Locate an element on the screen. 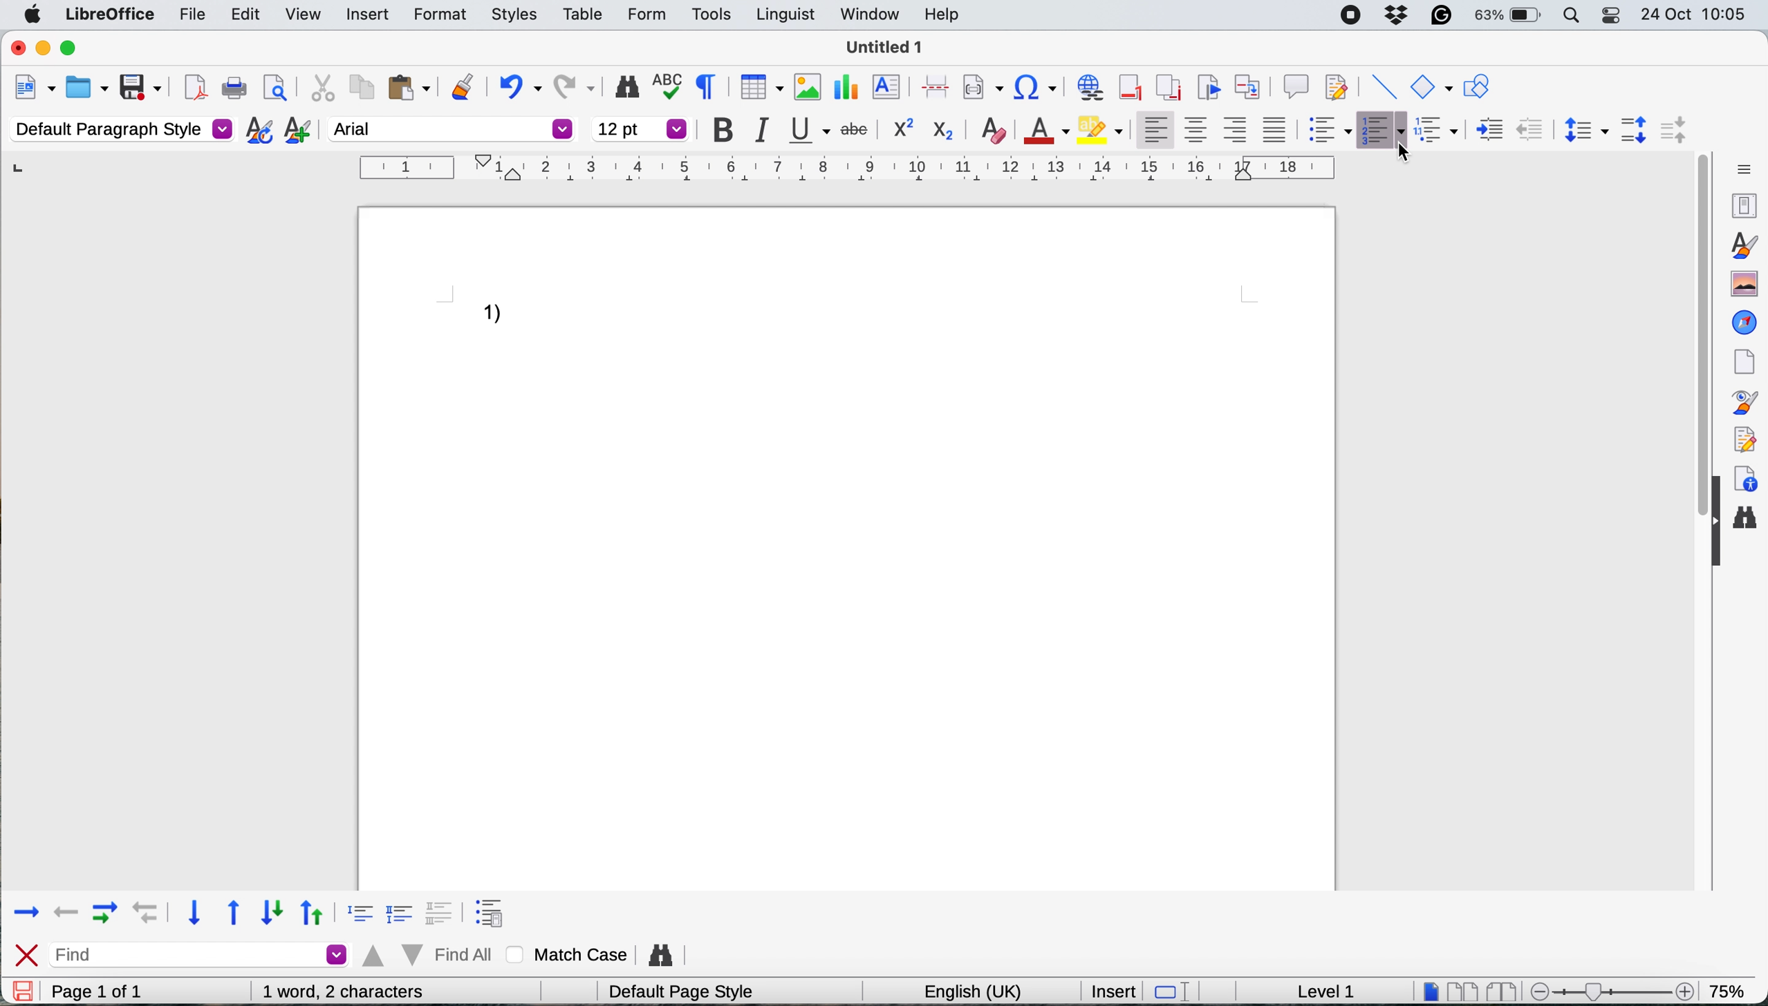 The width and height of the screenshot is (1768, 1006). styles is located at coordinates (1742, 243).